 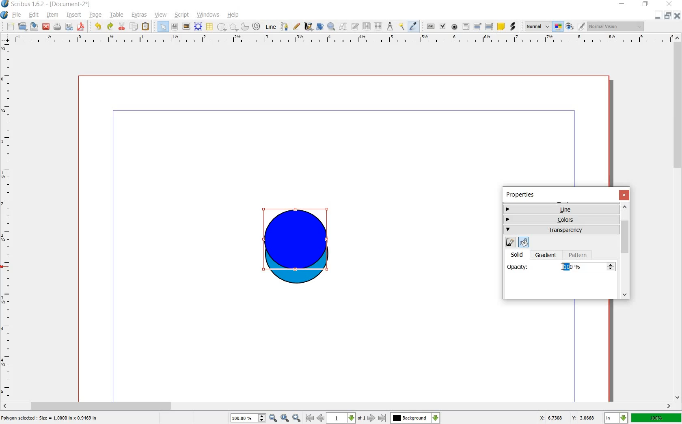 What do you see at coordinates (391, 27) in the screenshot?
I see `measurement` at bounding box center [391, 27].